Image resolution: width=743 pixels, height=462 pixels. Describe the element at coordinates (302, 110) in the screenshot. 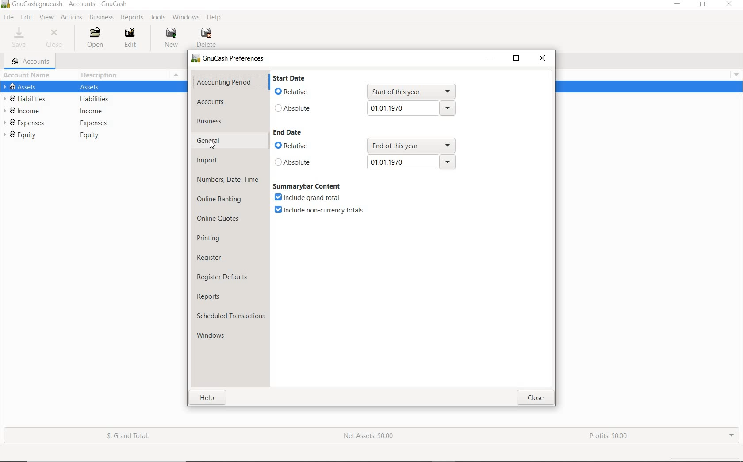

I see `ABSOLUTE` at that location.